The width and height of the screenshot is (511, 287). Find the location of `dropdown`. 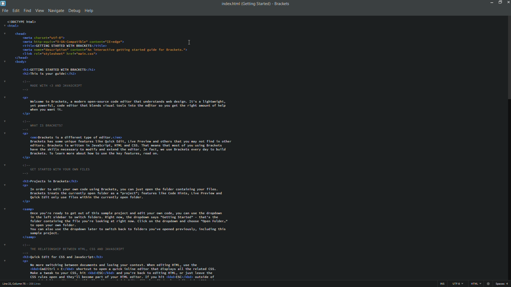

dropdown is located at coordinates (5, 133).